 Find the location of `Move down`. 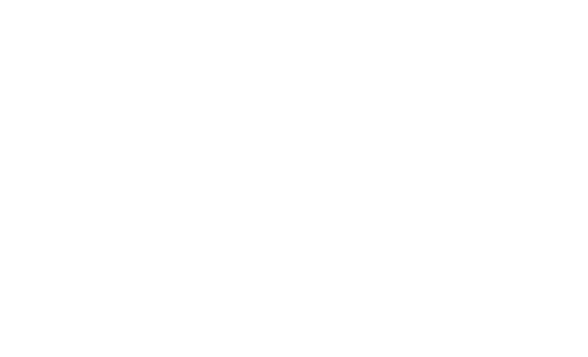

Move down is located at coordinates (70, 337).